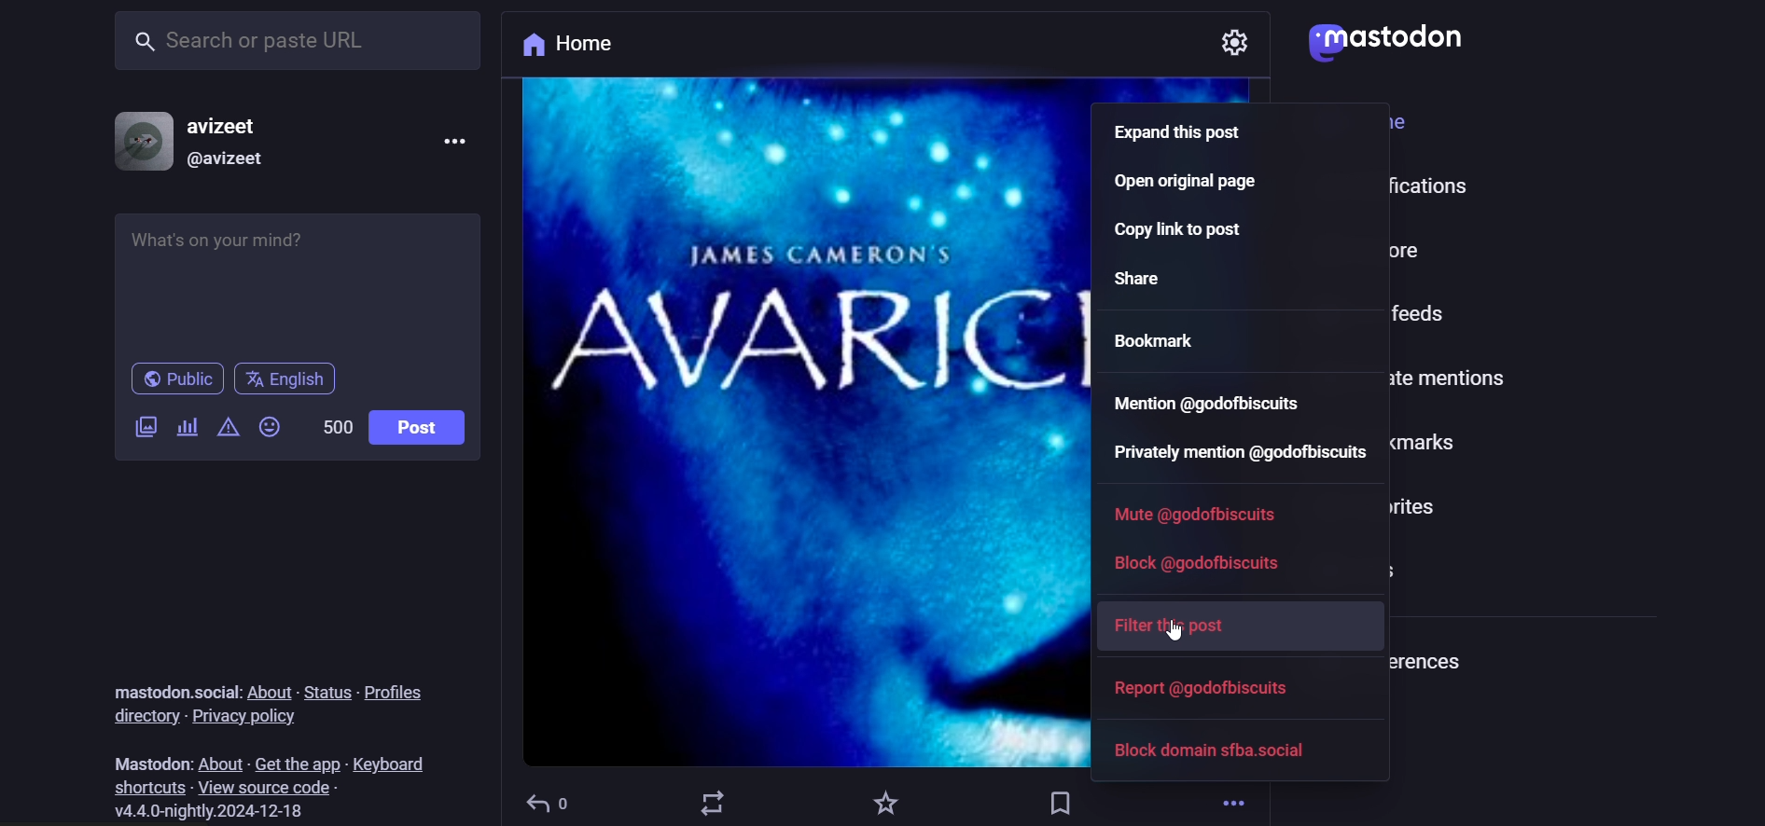 This screenshot has height=826, width=1765. What do you see at coordinates (290, 281) in the screenshot?
I see `post here` at bounding box center [290, 281].